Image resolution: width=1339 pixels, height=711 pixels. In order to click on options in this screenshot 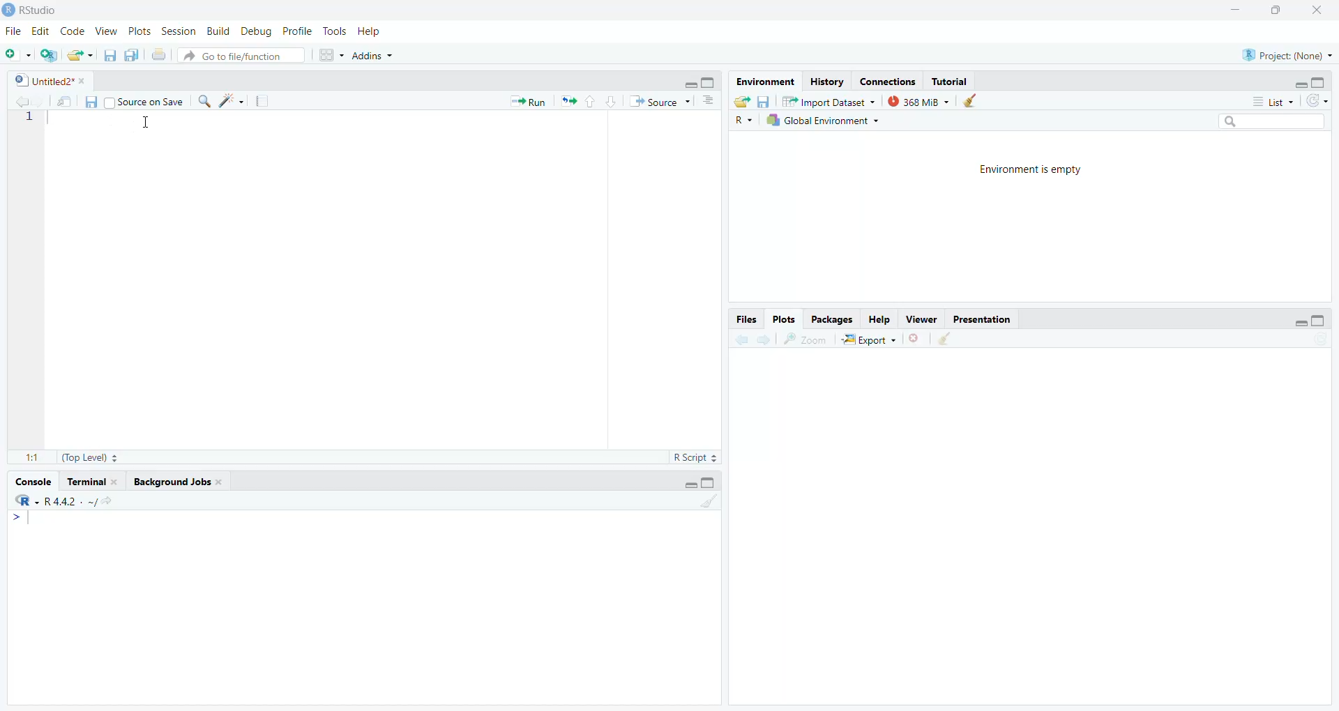, I will do `click(708, 102)`.